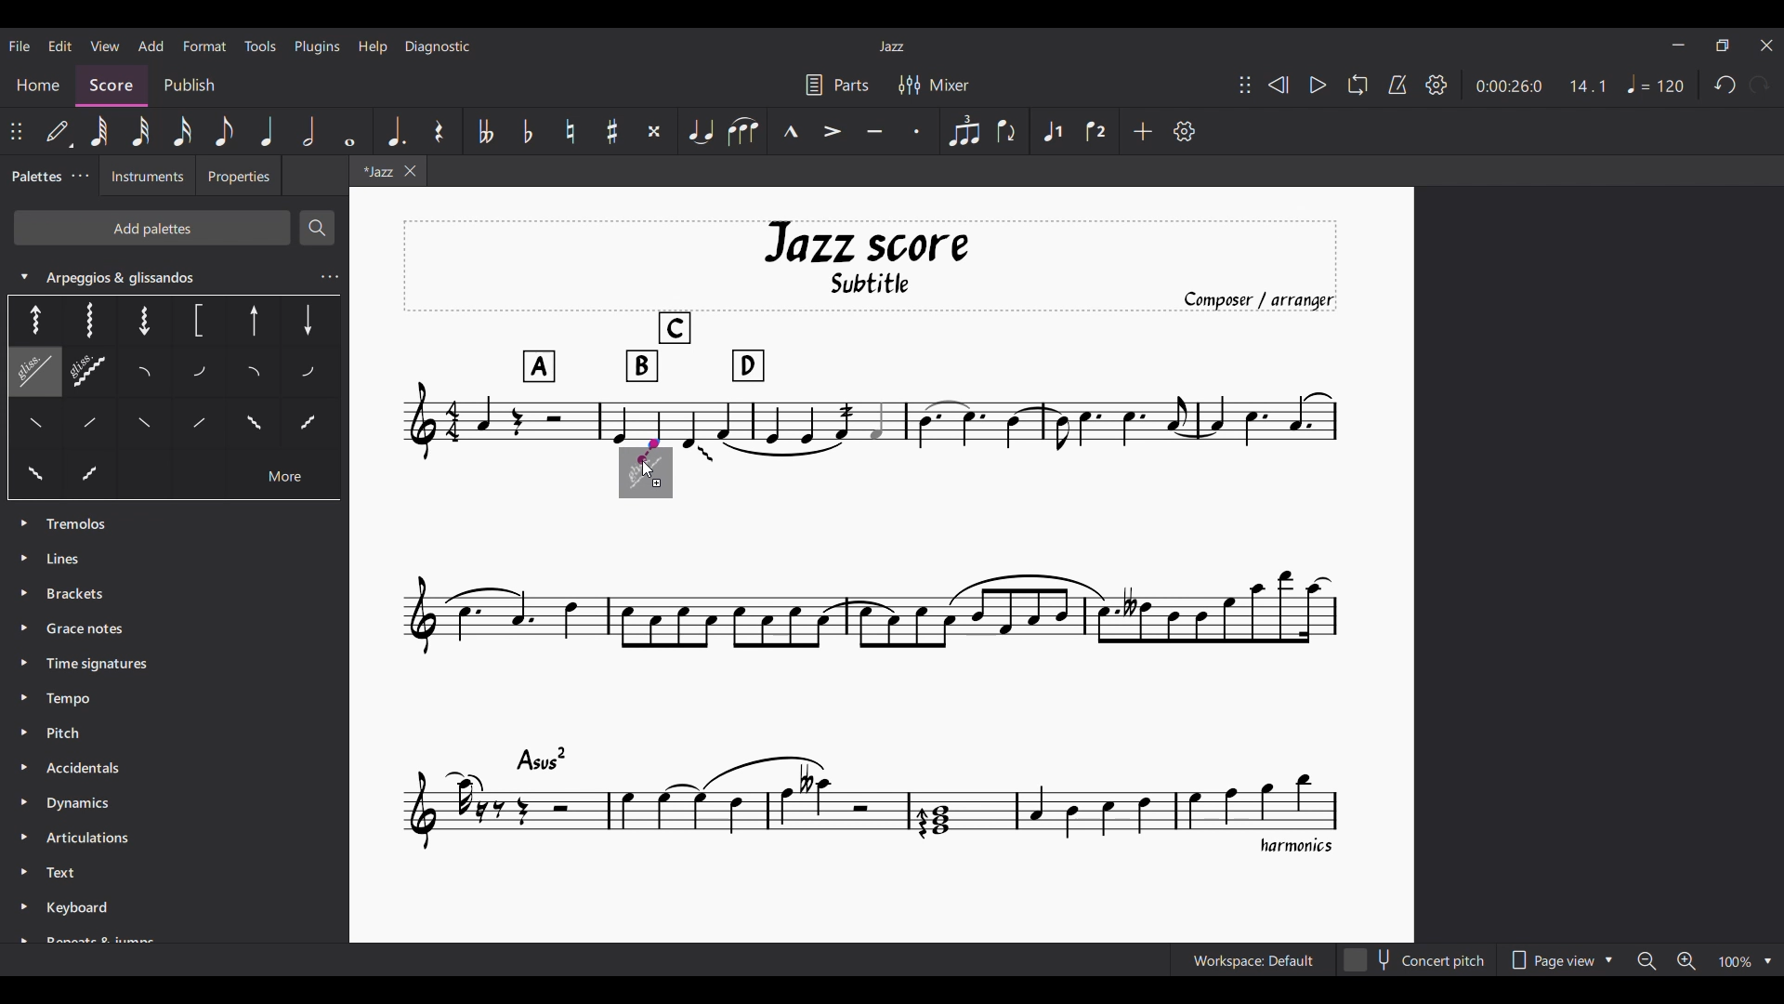 Image resolution: width=1784 pixels, height=1004 pixels. Describe the element at coordinates (439, 131) in the screenshot. I see `Rest` at that location.